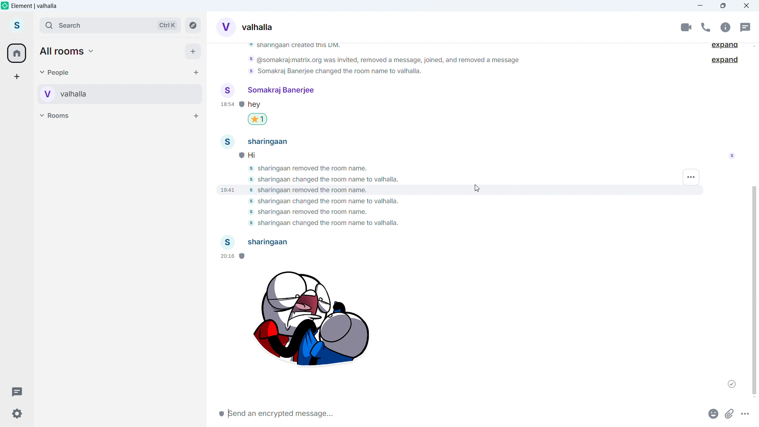 This screenshot has height=427, width=759. What do you see at coordinates (705, 27) in the screenshot?
I see `call ` at bounding box center [705, 27].